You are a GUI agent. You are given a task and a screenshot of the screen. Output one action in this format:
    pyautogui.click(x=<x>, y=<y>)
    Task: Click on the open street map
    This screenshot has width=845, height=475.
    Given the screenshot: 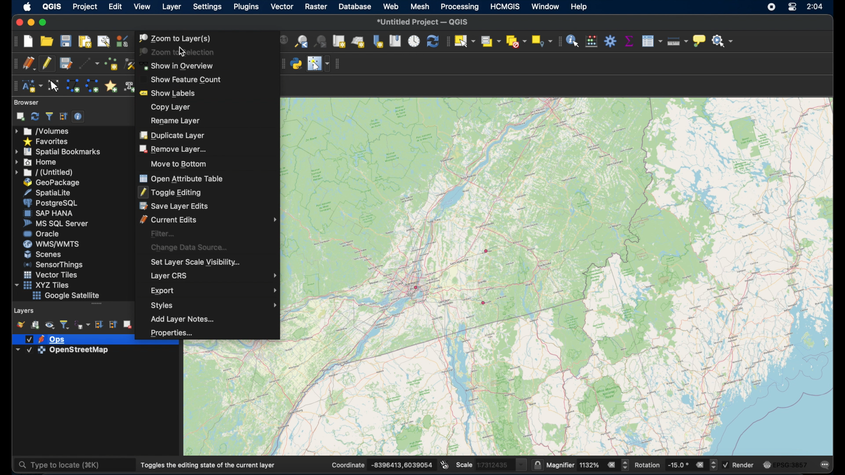 What is the action you would take?
    pyautogui.click(x=556, y=170)
    